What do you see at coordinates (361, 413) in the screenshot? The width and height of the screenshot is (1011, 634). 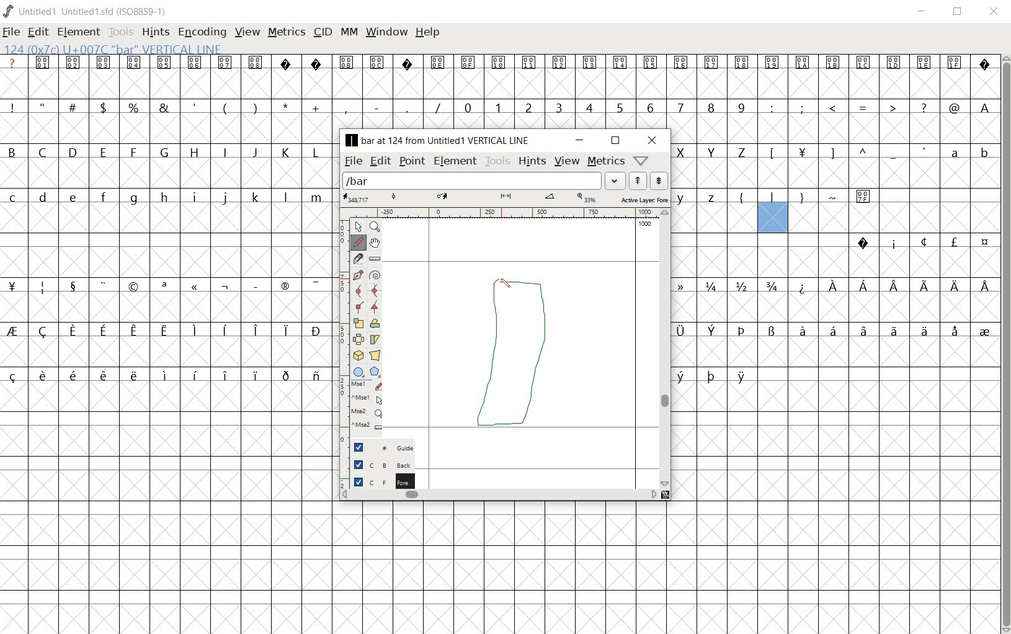 I see `mse2` at bounding box center [361, 413].